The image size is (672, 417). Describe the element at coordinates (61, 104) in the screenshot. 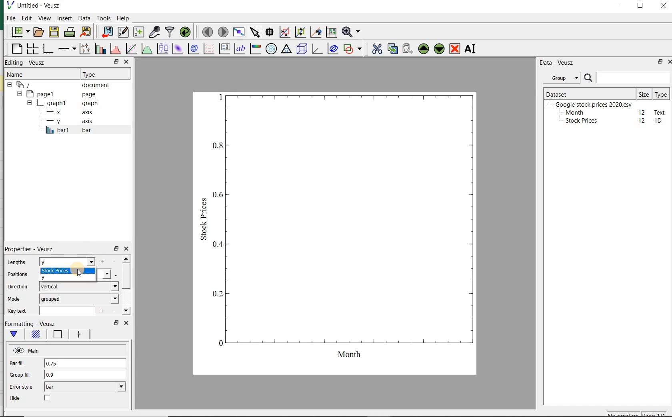

I see `graph1` at that location.